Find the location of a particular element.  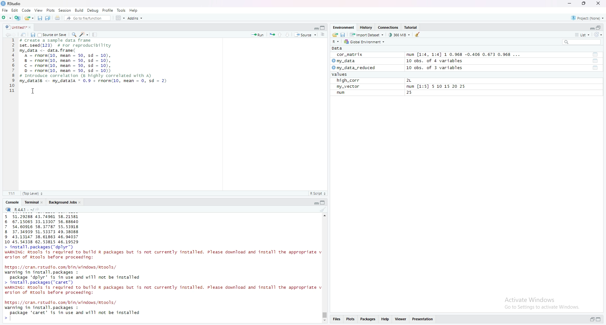

forward is located at coordinates (16, 35).